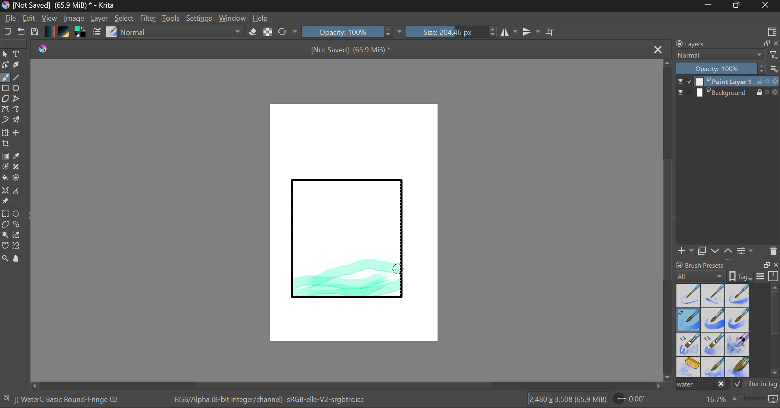  What do you see at coordinates (533, 32) in the screenshot?
I see `Horizontal Mirror Flip` at bounding box center [533, 32].